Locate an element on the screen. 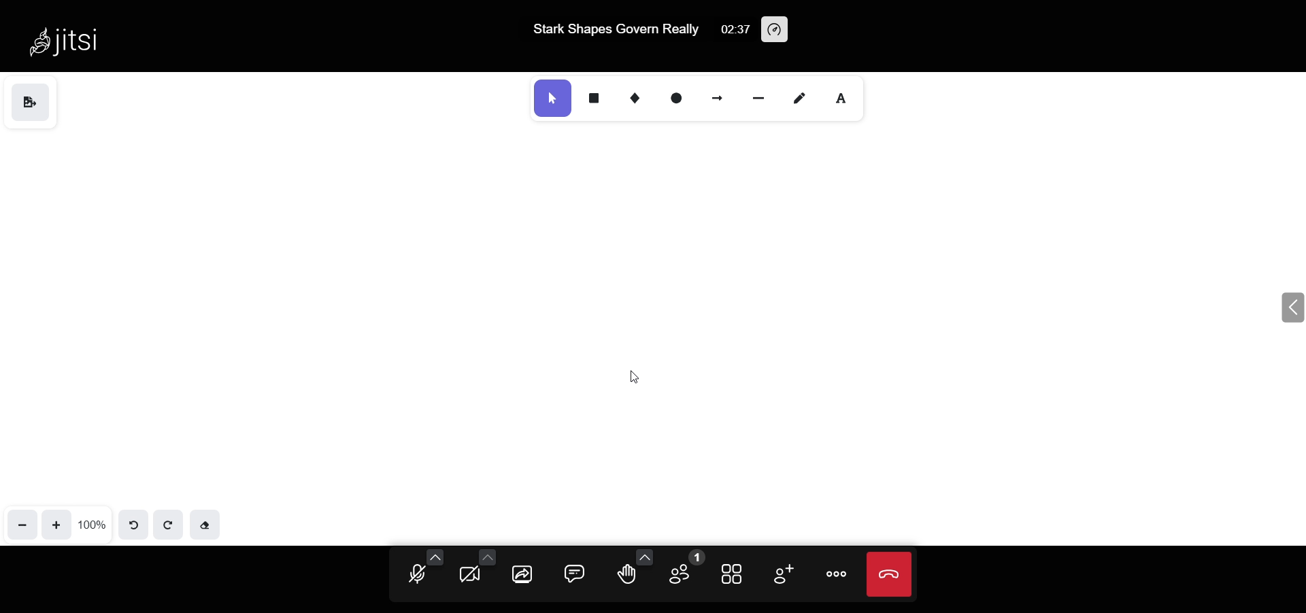 This screenshot has height=613, width=1306. participant is located at coordinates (682, 570).